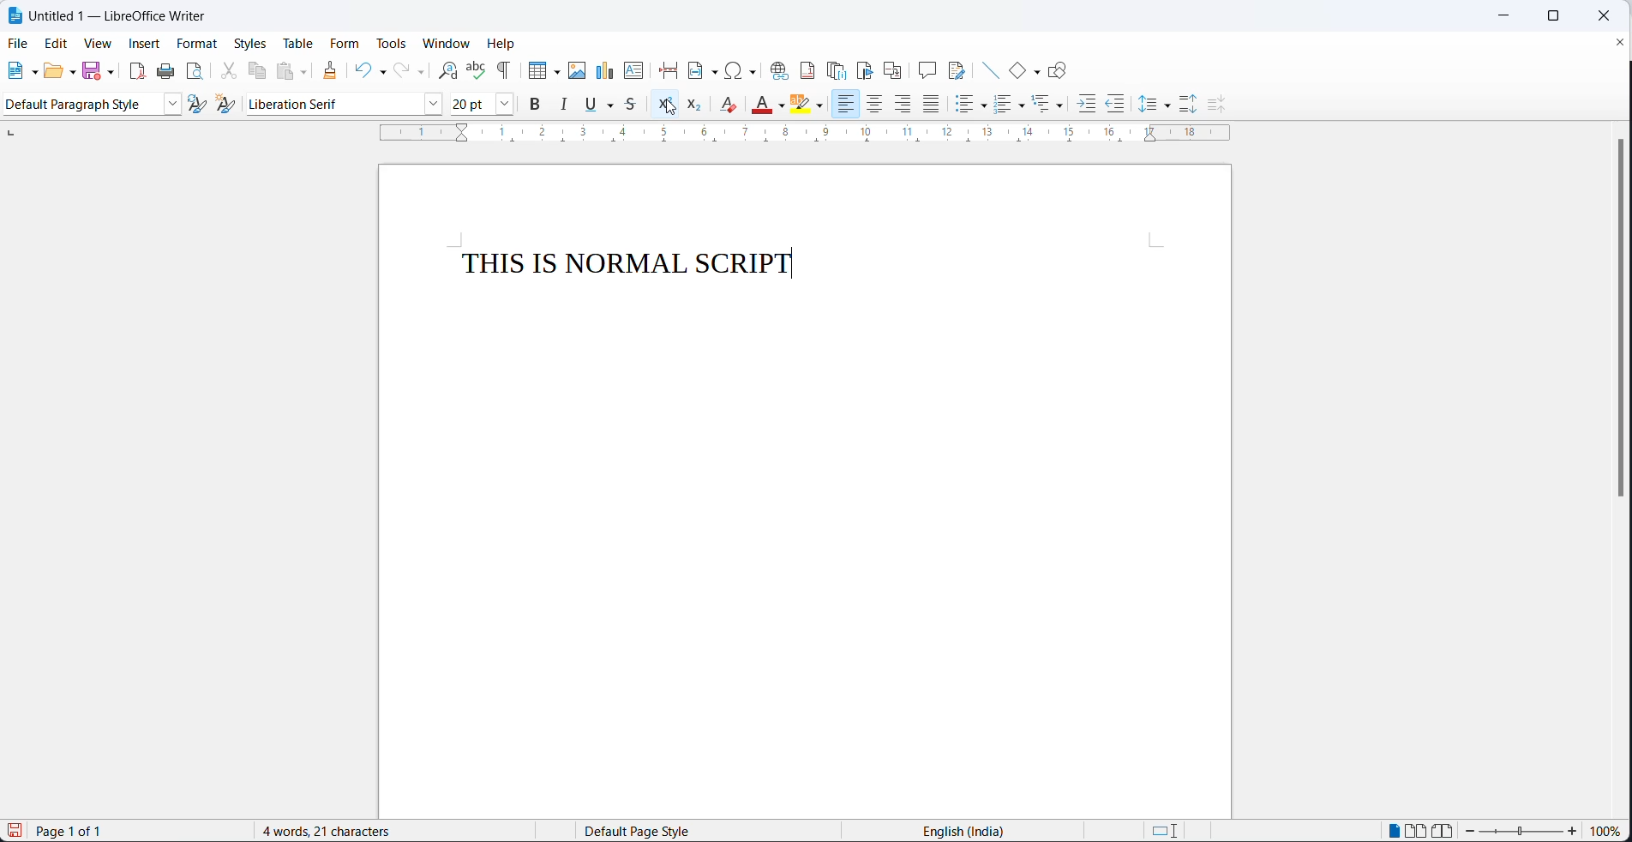 The image size is (1632, 842). Describe the element at coordinates (591, 104) in the screenshot. I see `underline` at that location.